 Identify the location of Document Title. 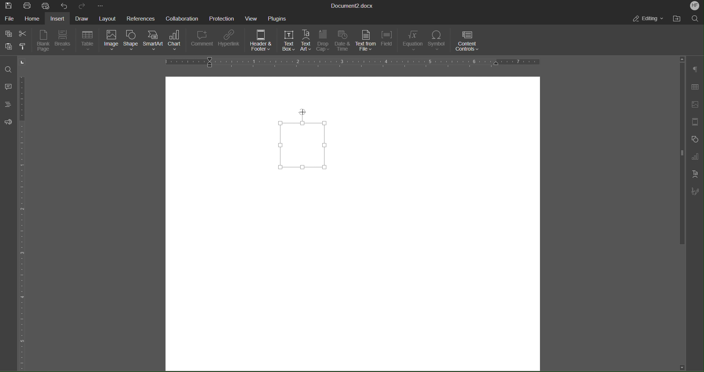
(352, 5).